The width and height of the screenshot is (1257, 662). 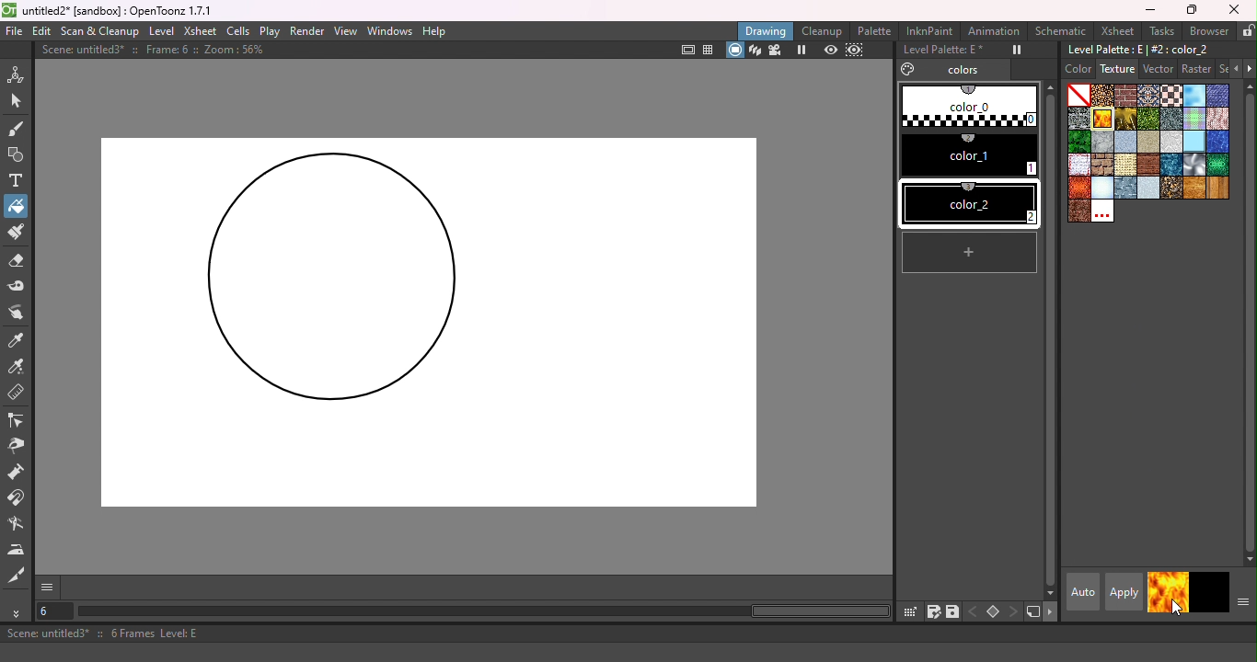 What do you see at coordinates (1171, 96) in the screenshot?
I see `Chessboard.bmp` at bounding box center [1171, 96].